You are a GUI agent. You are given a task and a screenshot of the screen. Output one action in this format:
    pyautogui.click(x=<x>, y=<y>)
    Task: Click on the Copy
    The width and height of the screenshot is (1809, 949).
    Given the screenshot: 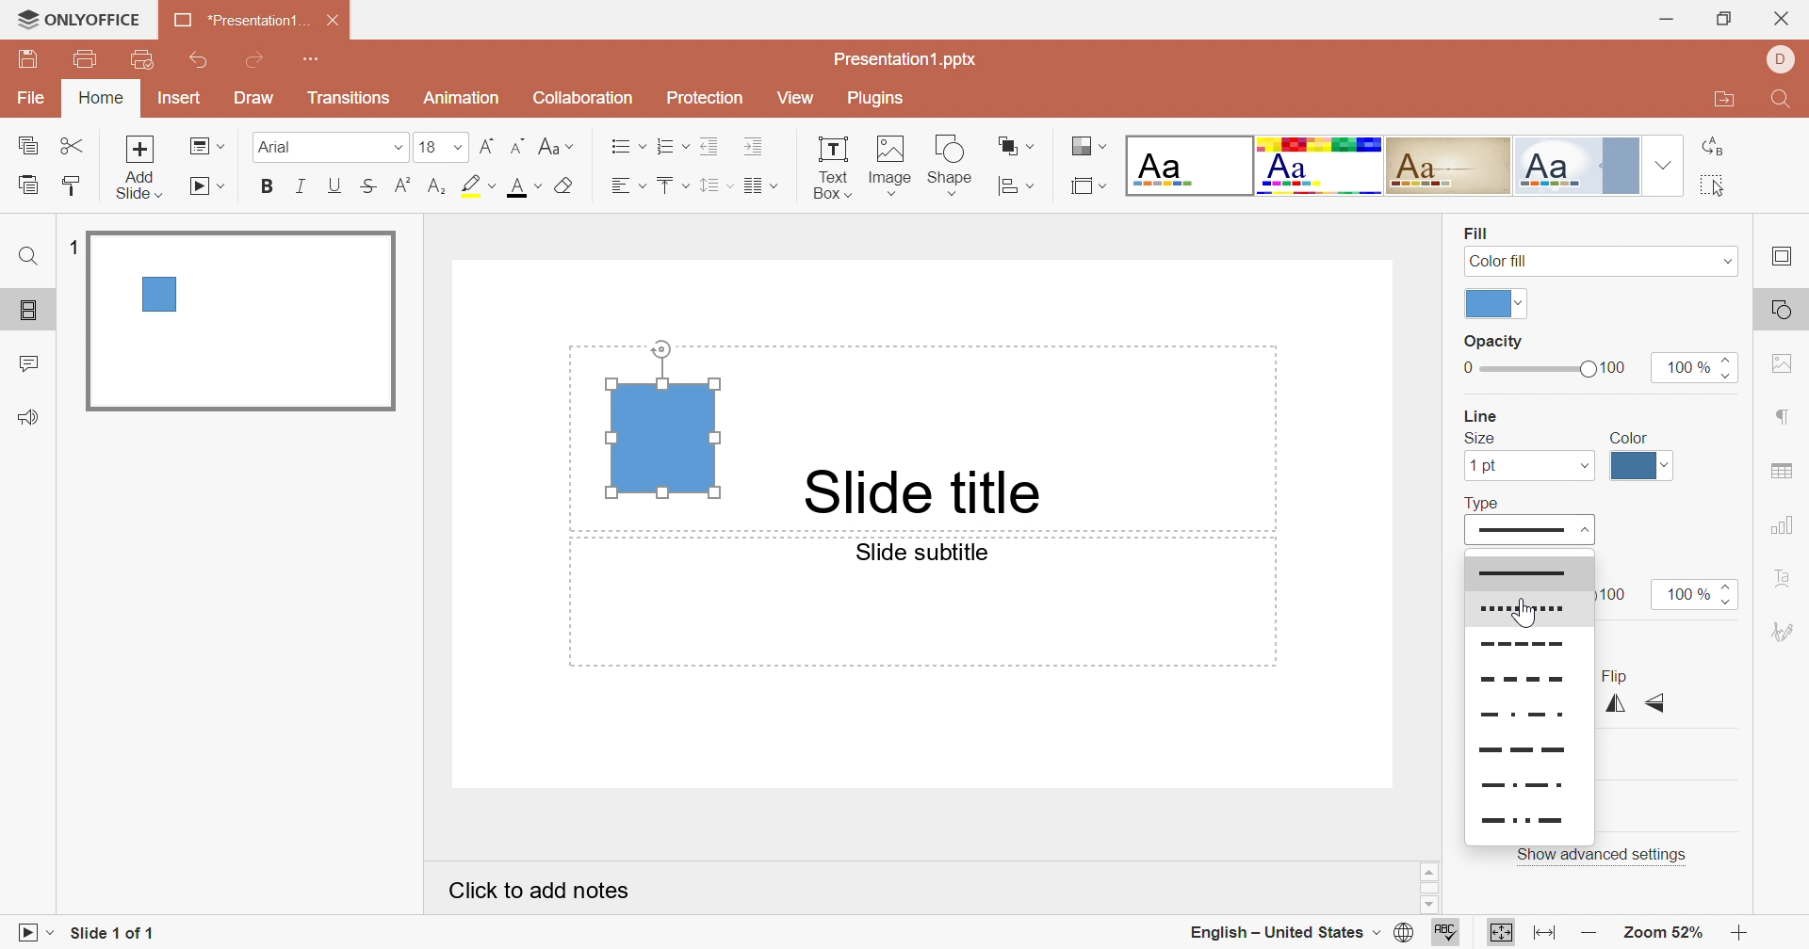 What is the action you would take?
    pyautogui.click(x=29, y=147)
    